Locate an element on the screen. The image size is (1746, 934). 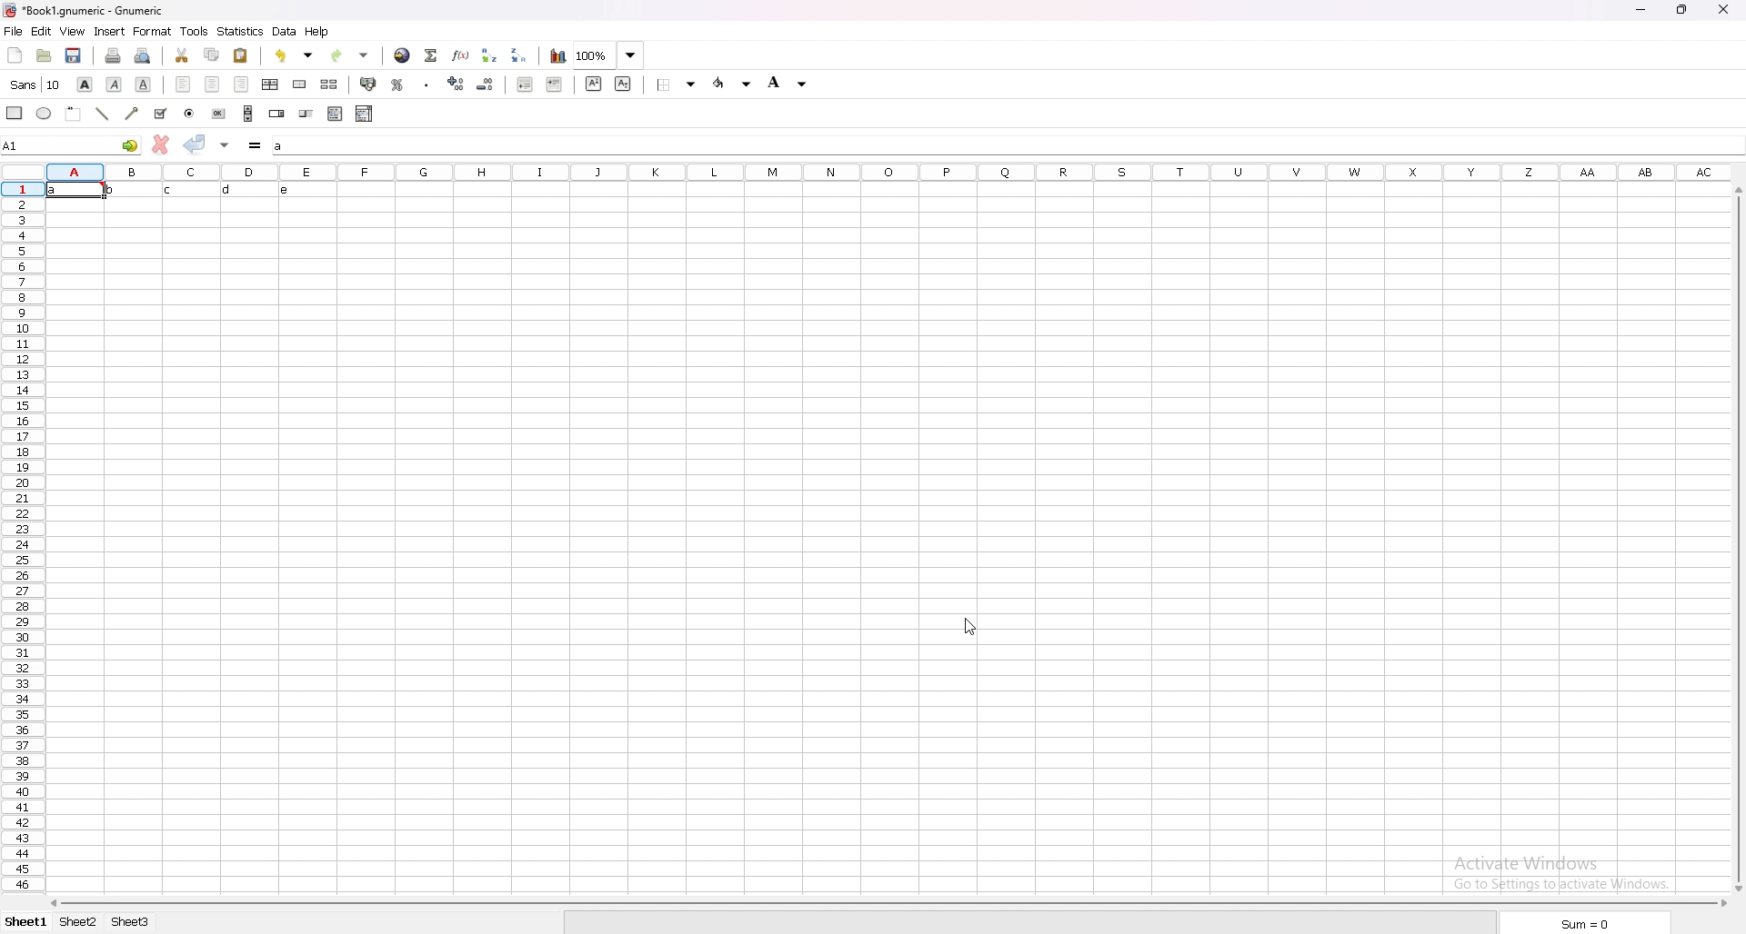
columns is located at coordinates (889, 171).